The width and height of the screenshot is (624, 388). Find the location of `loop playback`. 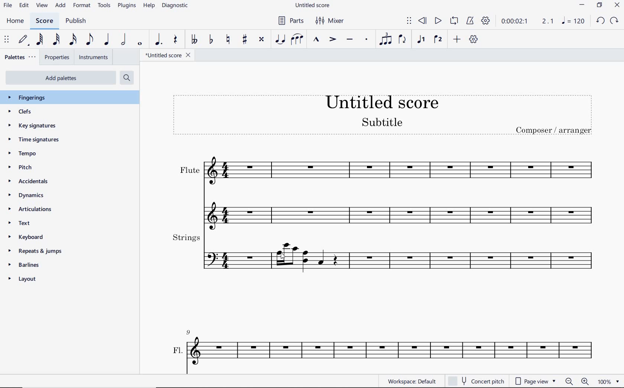

loop playback is located at coordinates (454, 21).